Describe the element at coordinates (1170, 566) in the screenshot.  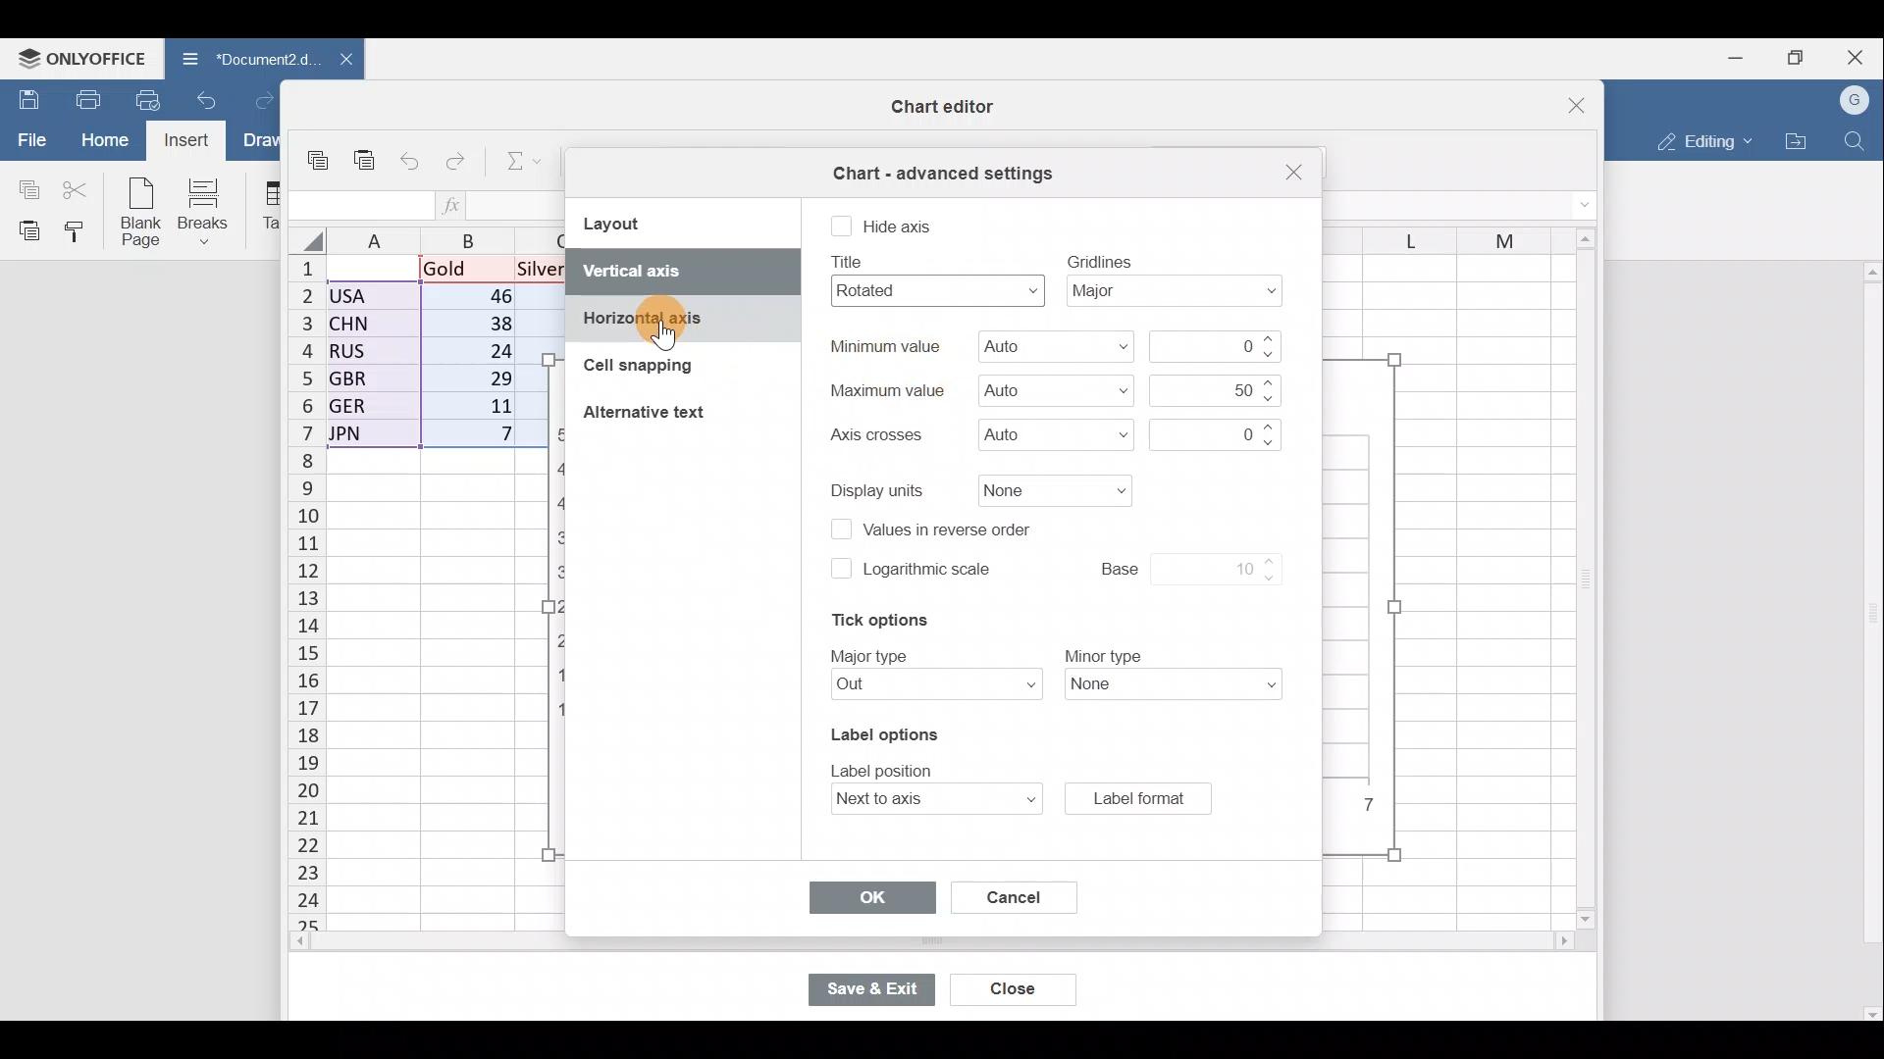
I see `Base` at that location.